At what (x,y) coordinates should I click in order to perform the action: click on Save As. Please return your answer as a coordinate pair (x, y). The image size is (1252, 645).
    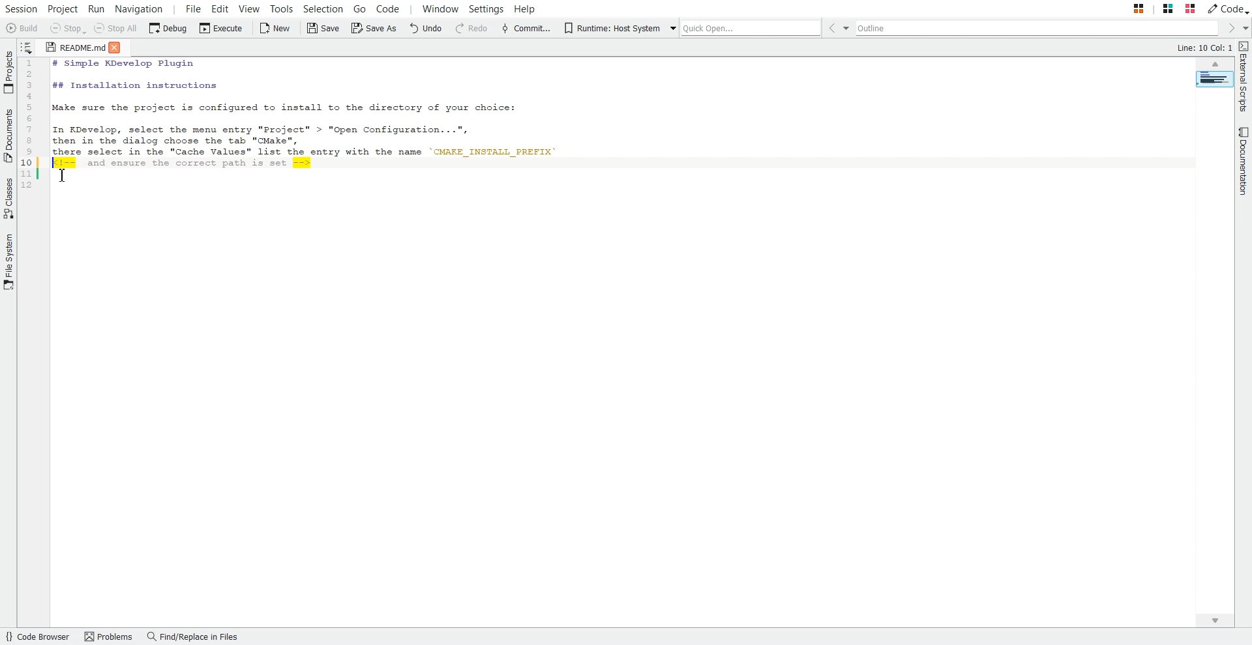
    Looking at the image, I should click on (373, 29).